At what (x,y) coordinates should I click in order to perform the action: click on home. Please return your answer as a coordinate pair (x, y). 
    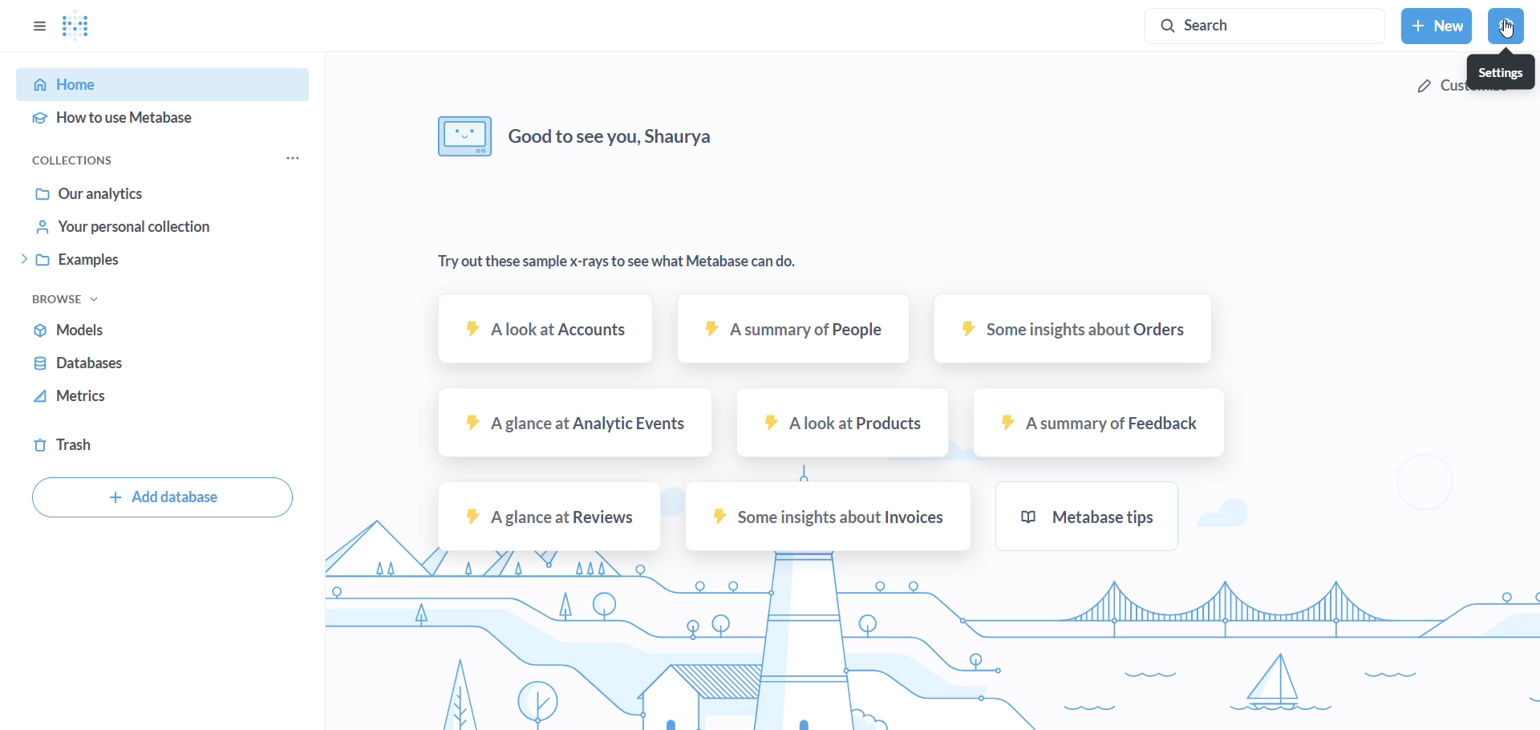
    Looking at the image, I should click on (152, 87).